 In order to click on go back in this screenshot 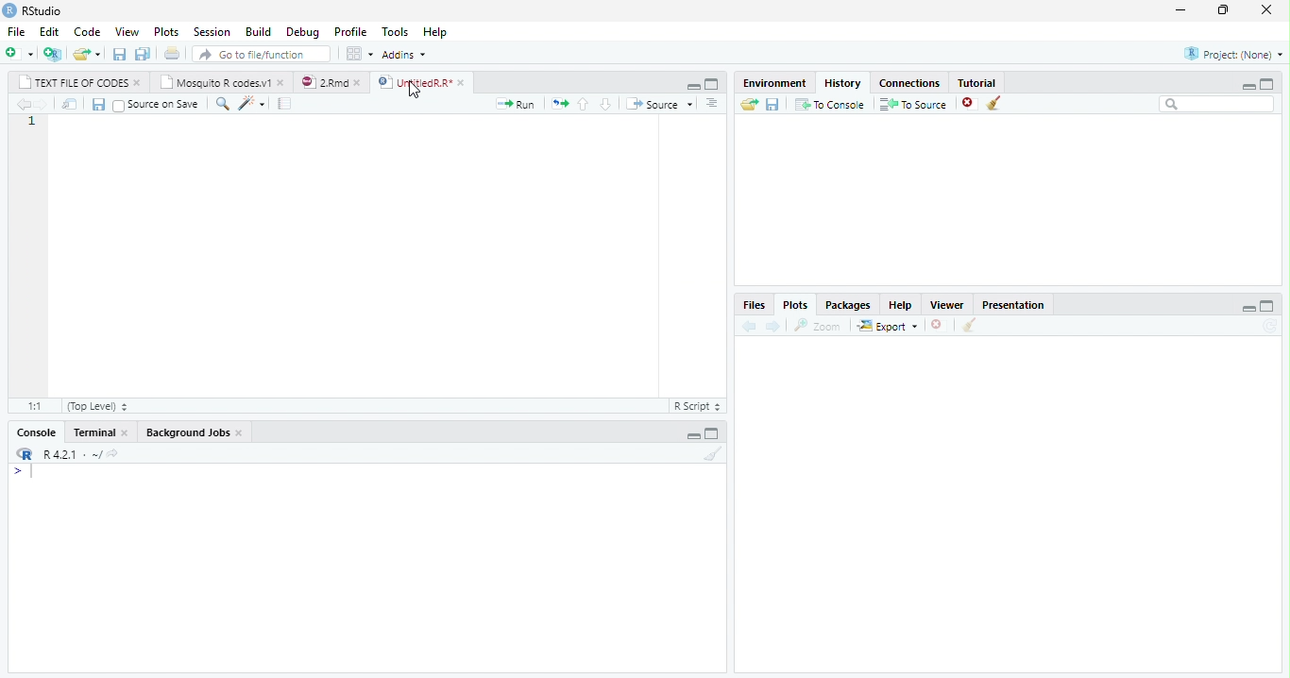, I will do `click(20, 104)`.